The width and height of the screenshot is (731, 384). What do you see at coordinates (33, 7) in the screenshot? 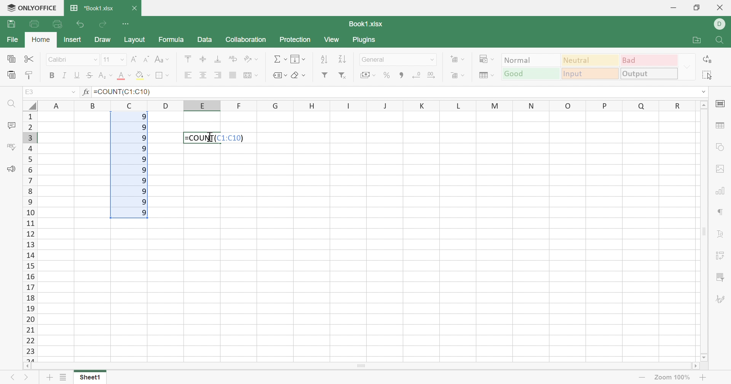
I see `ONLYOFFICE` at bounding box center [33, 7].